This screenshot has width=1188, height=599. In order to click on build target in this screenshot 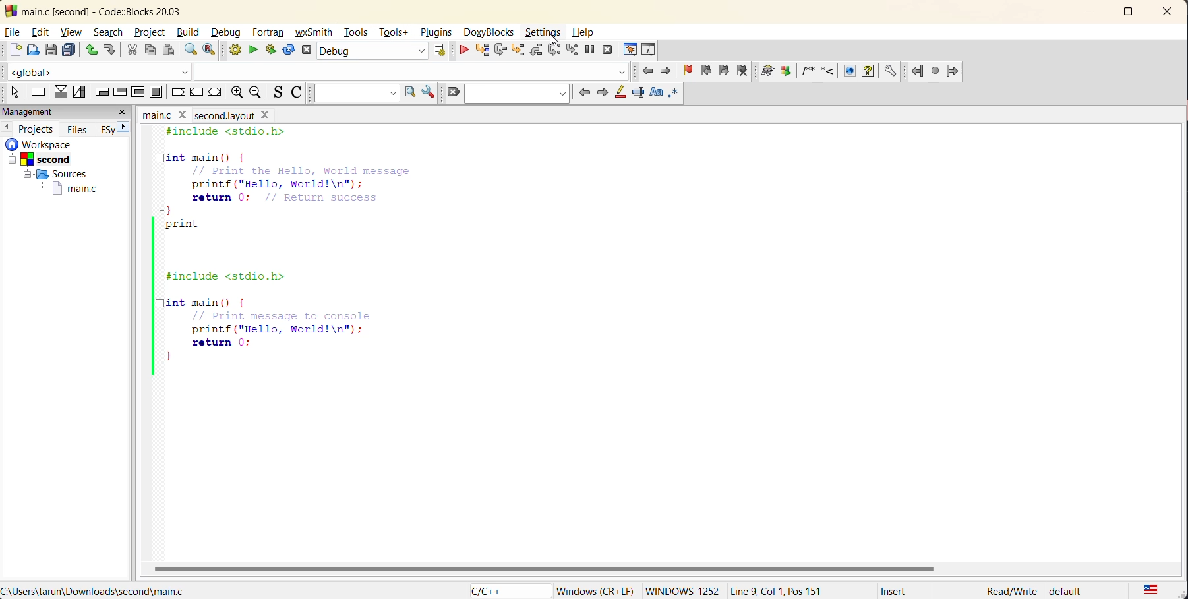, I will do `click(373, 52)`.